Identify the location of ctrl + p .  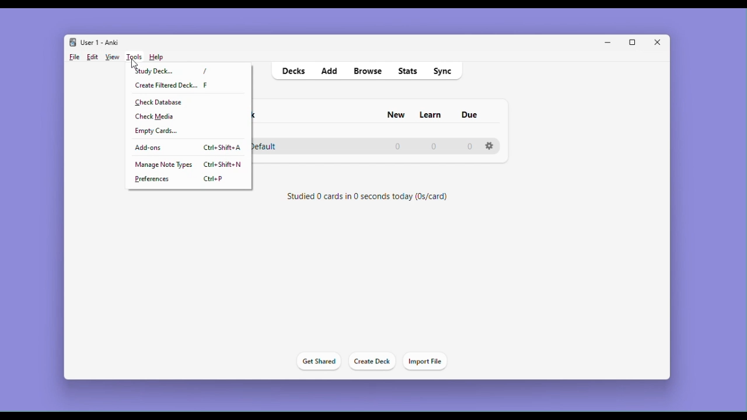
(214, 179).